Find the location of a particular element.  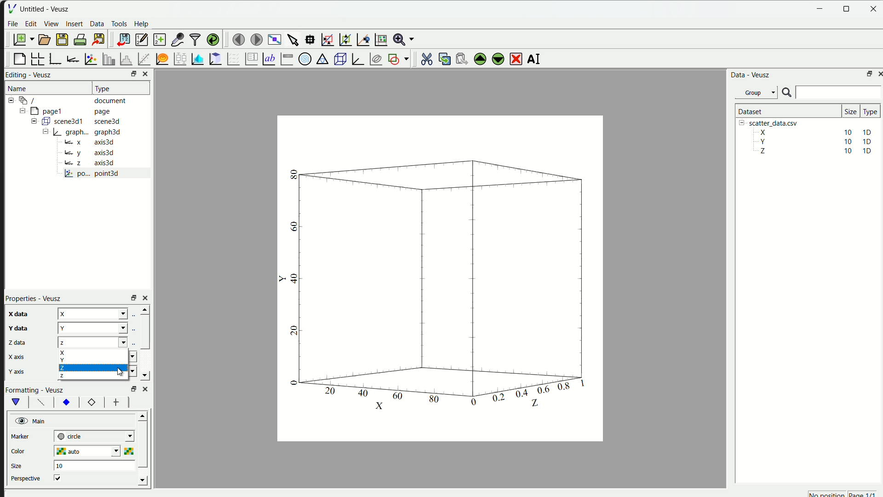

Group  is located at coordinates (756, 93).